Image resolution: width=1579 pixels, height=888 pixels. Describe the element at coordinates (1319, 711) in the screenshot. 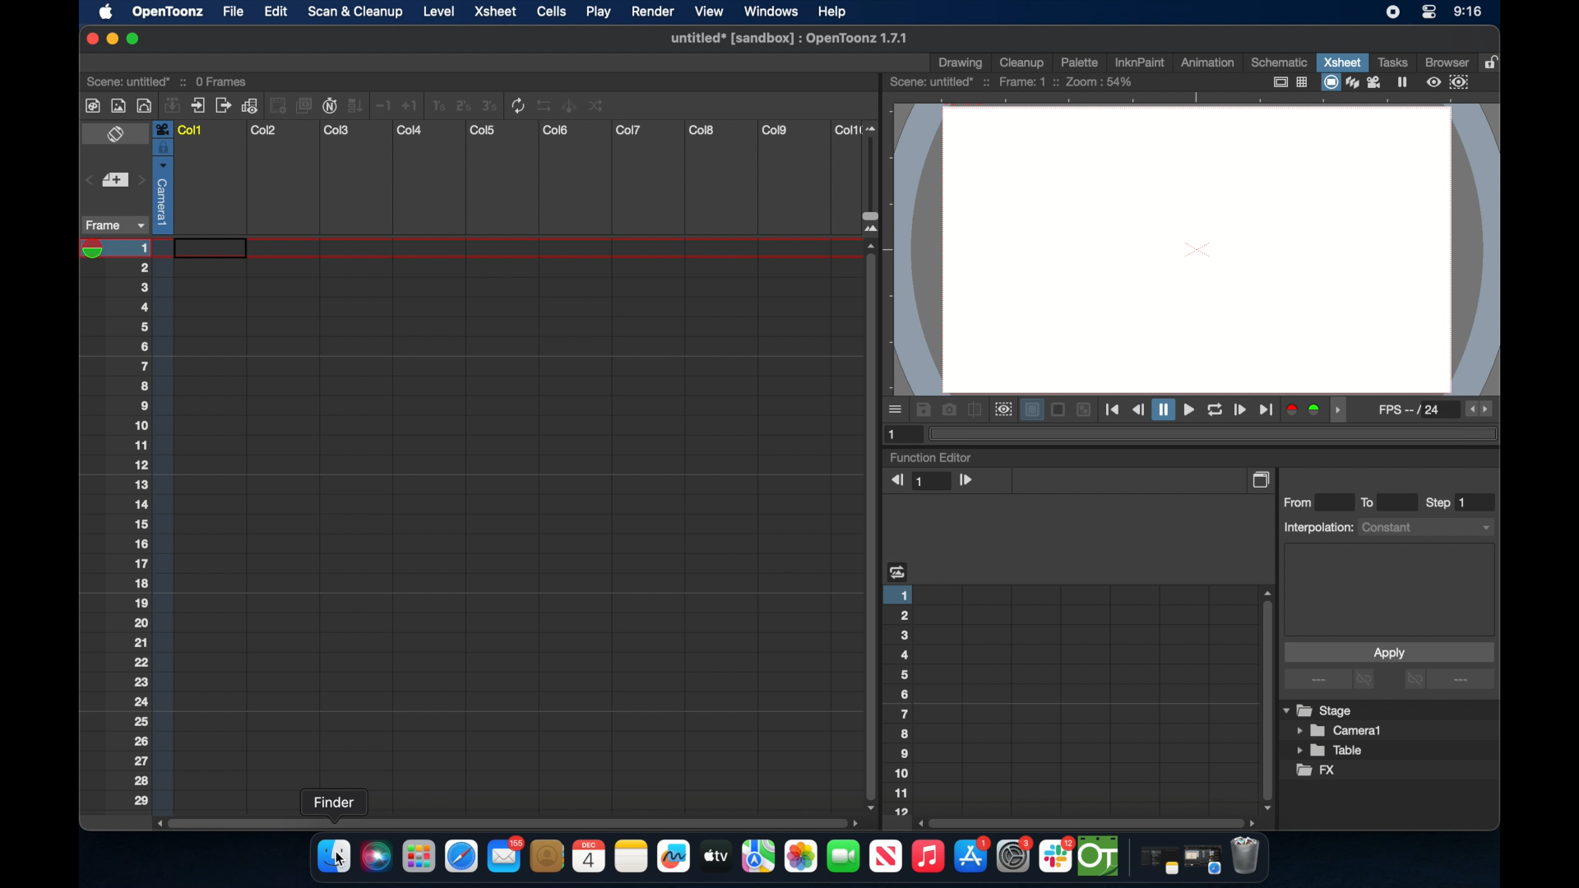

I see `stage` at that location.